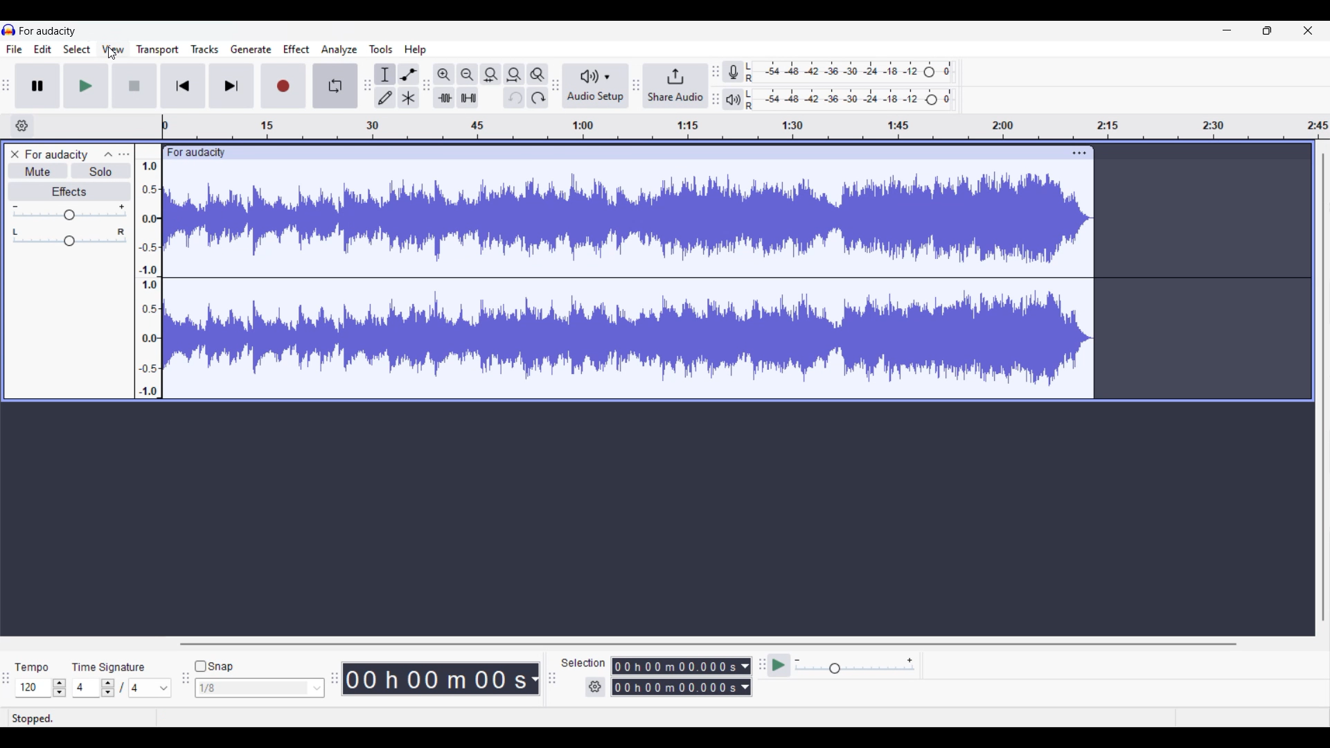 The width and height of the screenshot is (1330, 748). I want to click on Open menu, so click(125, 154).